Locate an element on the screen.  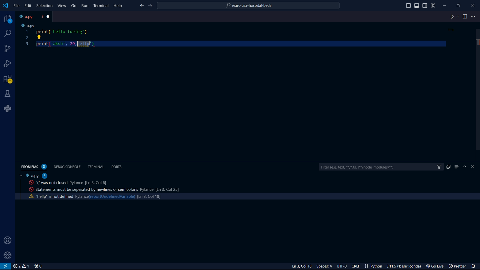
tab is located at coordinates (30, 16).